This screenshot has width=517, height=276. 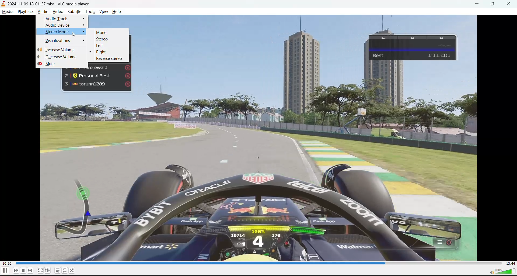 What do you see at coordinates (509, 5) in the screenshot?
I see `close` at bounding box center [509, 5].